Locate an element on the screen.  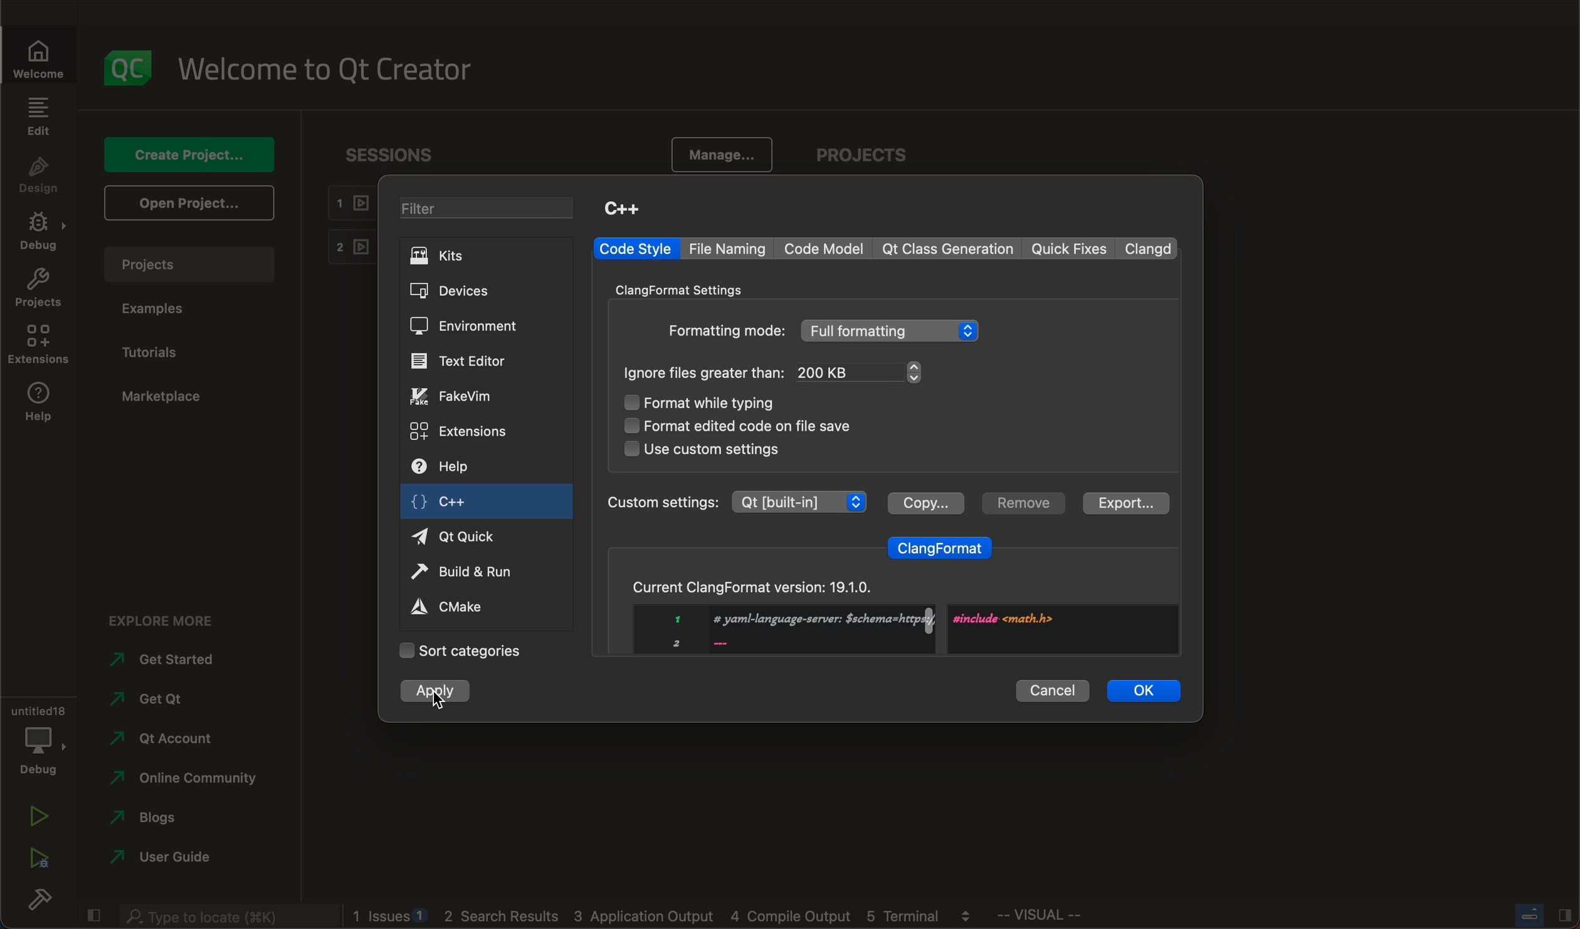
C++ is located at coordinates (621, 207).